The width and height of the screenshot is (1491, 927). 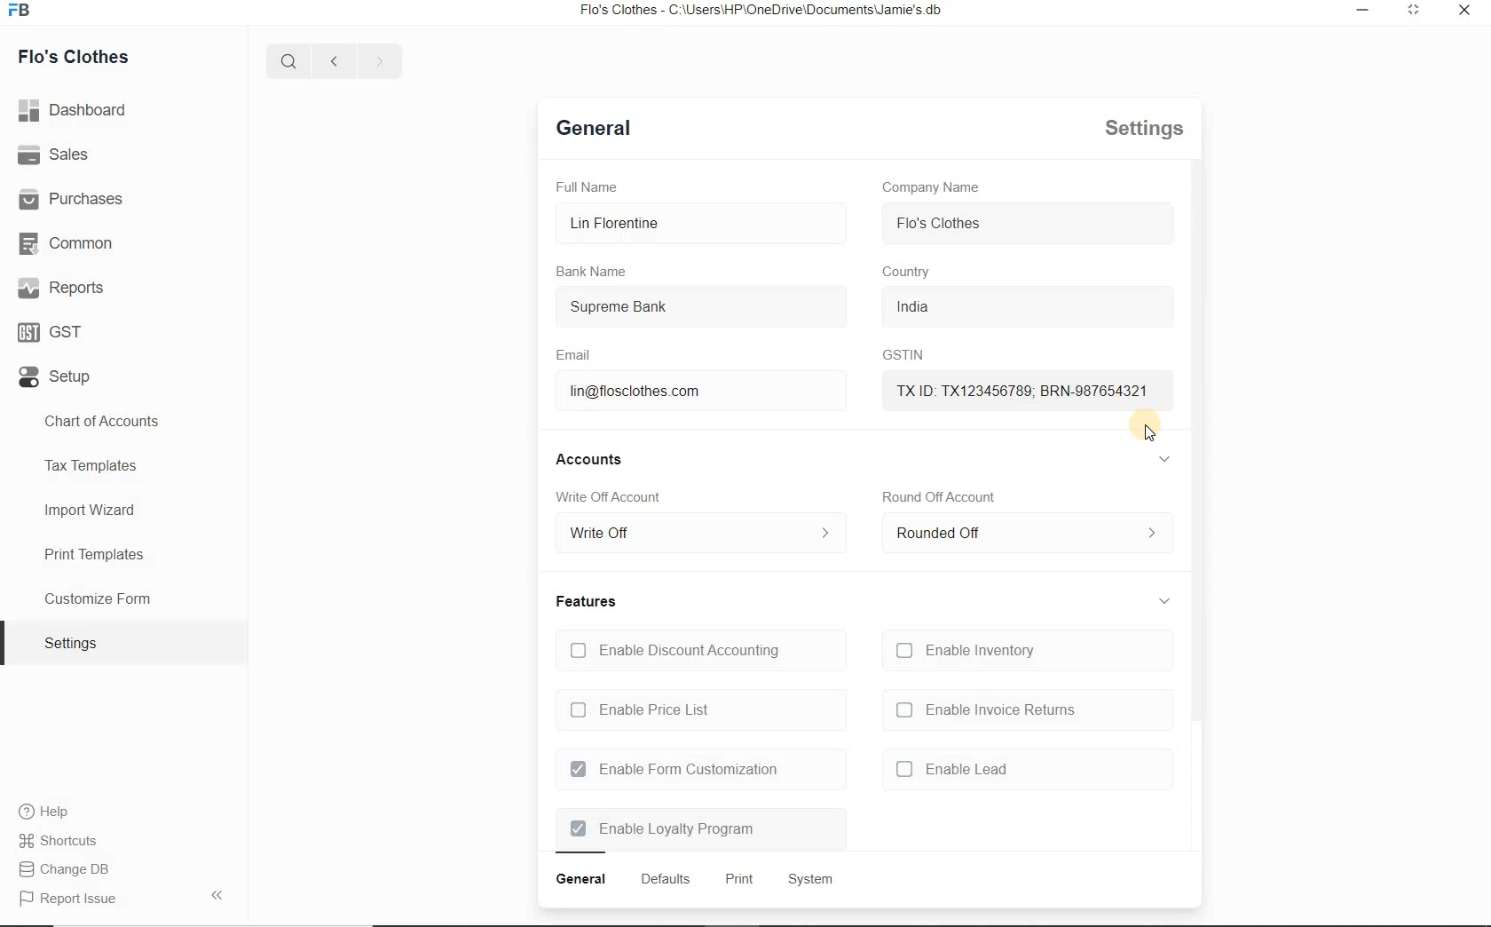 What do you see at coordinates (690, 224) in the screenshot?
I see `Lin Florentine` at bounding box center [690, 224].